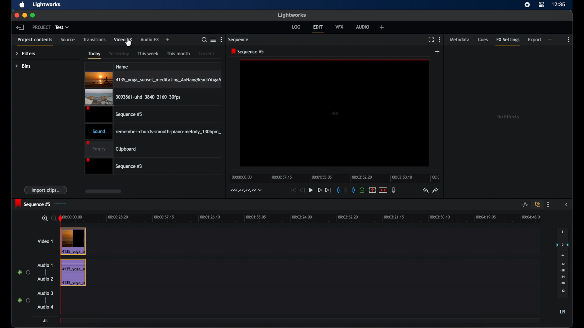 The height and width of the screenshot is (328, 584). I want to click on radio buttons, so click(23, 300).